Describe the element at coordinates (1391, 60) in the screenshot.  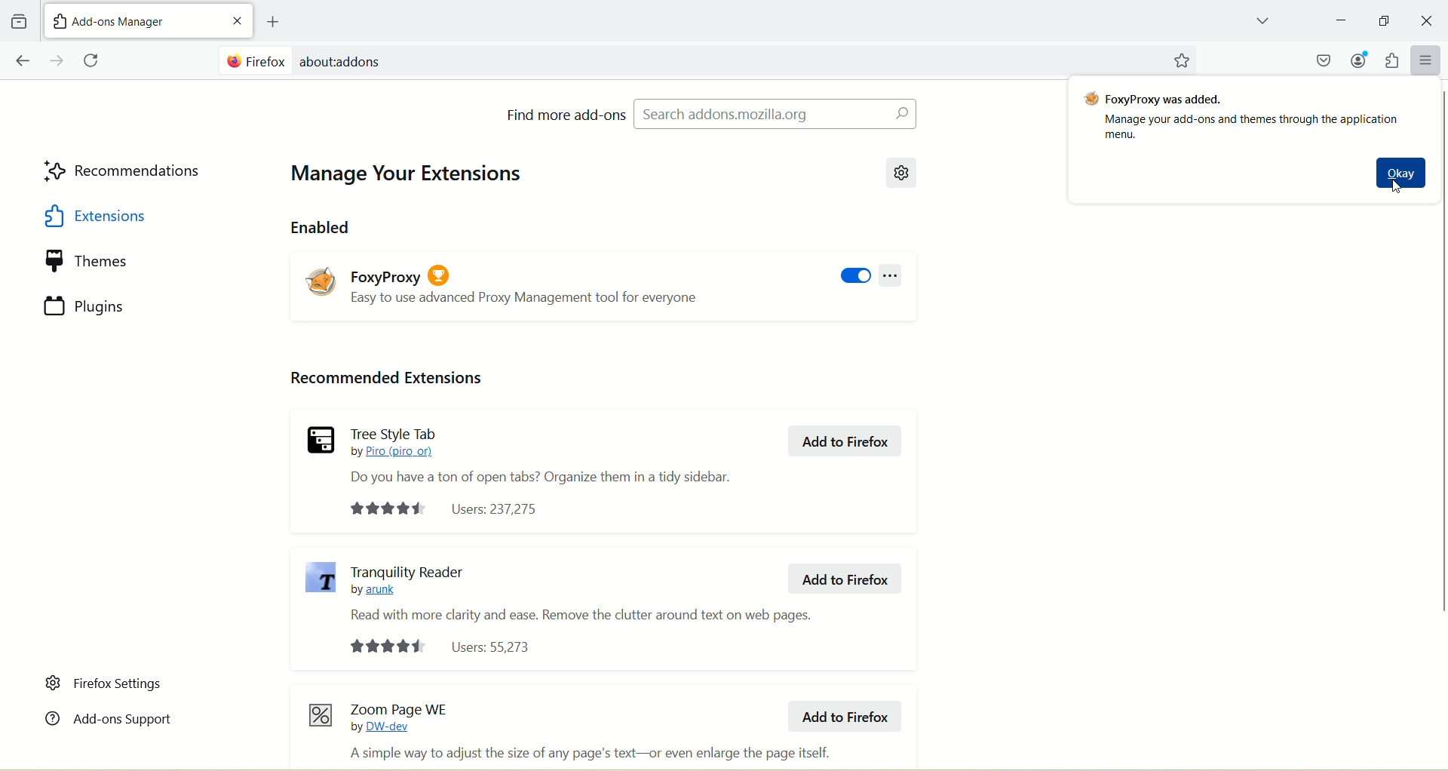
I see `Widget` at that location.